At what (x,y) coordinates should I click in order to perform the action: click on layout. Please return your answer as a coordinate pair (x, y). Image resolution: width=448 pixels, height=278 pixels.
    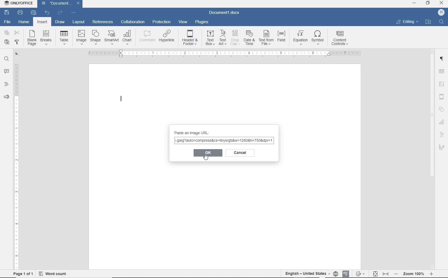
    Looking at the image, I should click on (79, 22).